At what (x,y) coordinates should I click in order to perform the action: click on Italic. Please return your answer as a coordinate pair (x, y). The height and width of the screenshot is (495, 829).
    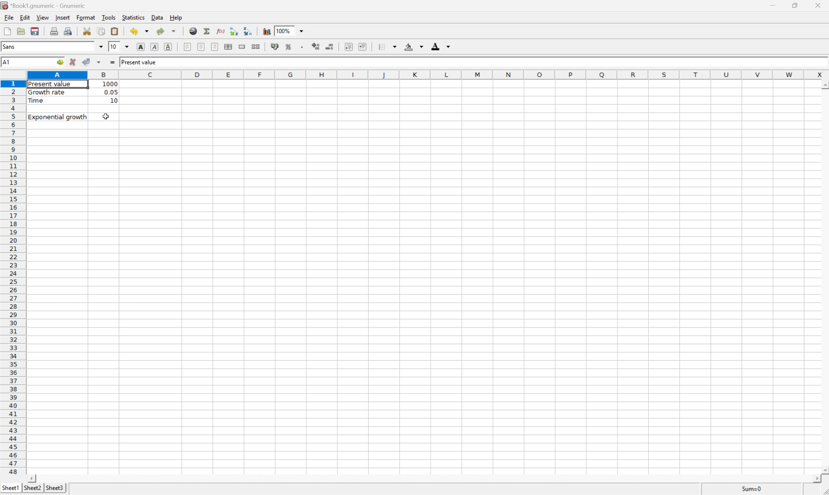
    Looking at the image, I should click on (154, 46).